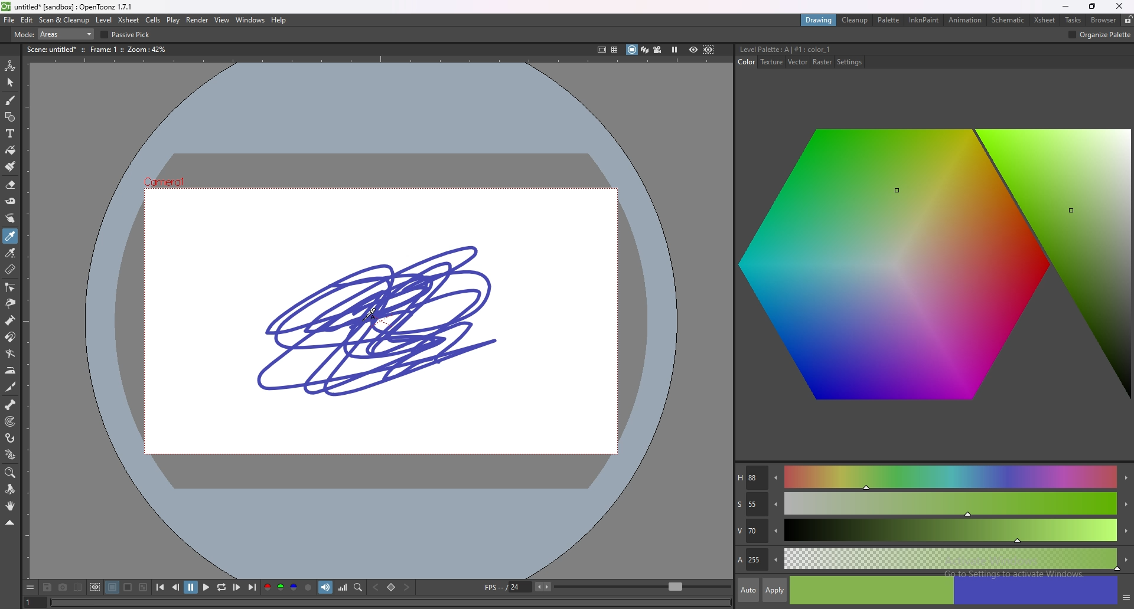  What do you see at coordinates (11, 473) in the screenshot?
I see `zoom tool` at bounding box center [11, 473].